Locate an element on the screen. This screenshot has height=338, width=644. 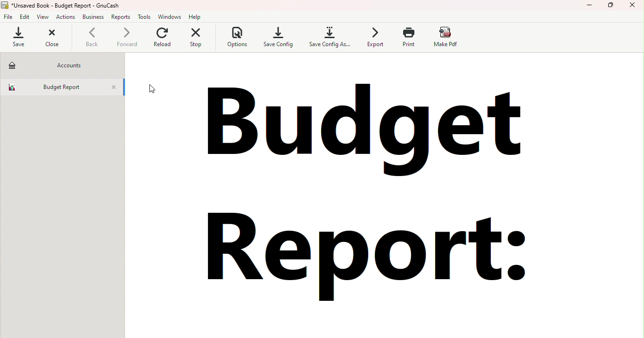
Budget report is located at coordinates (54, 86).